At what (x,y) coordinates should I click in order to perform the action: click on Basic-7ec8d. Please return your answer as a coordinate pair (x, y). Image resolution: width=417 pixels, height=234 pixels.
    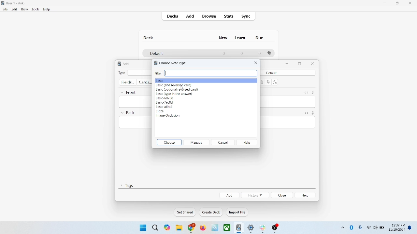
    Looking at the image, I should click on (166, 102).